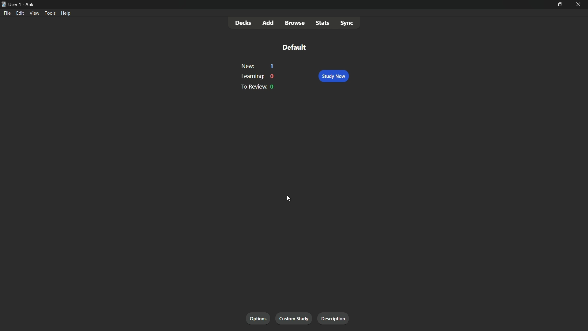 This screenshot has width=588, height=331. I want to click on cursor, so click(289, 199).